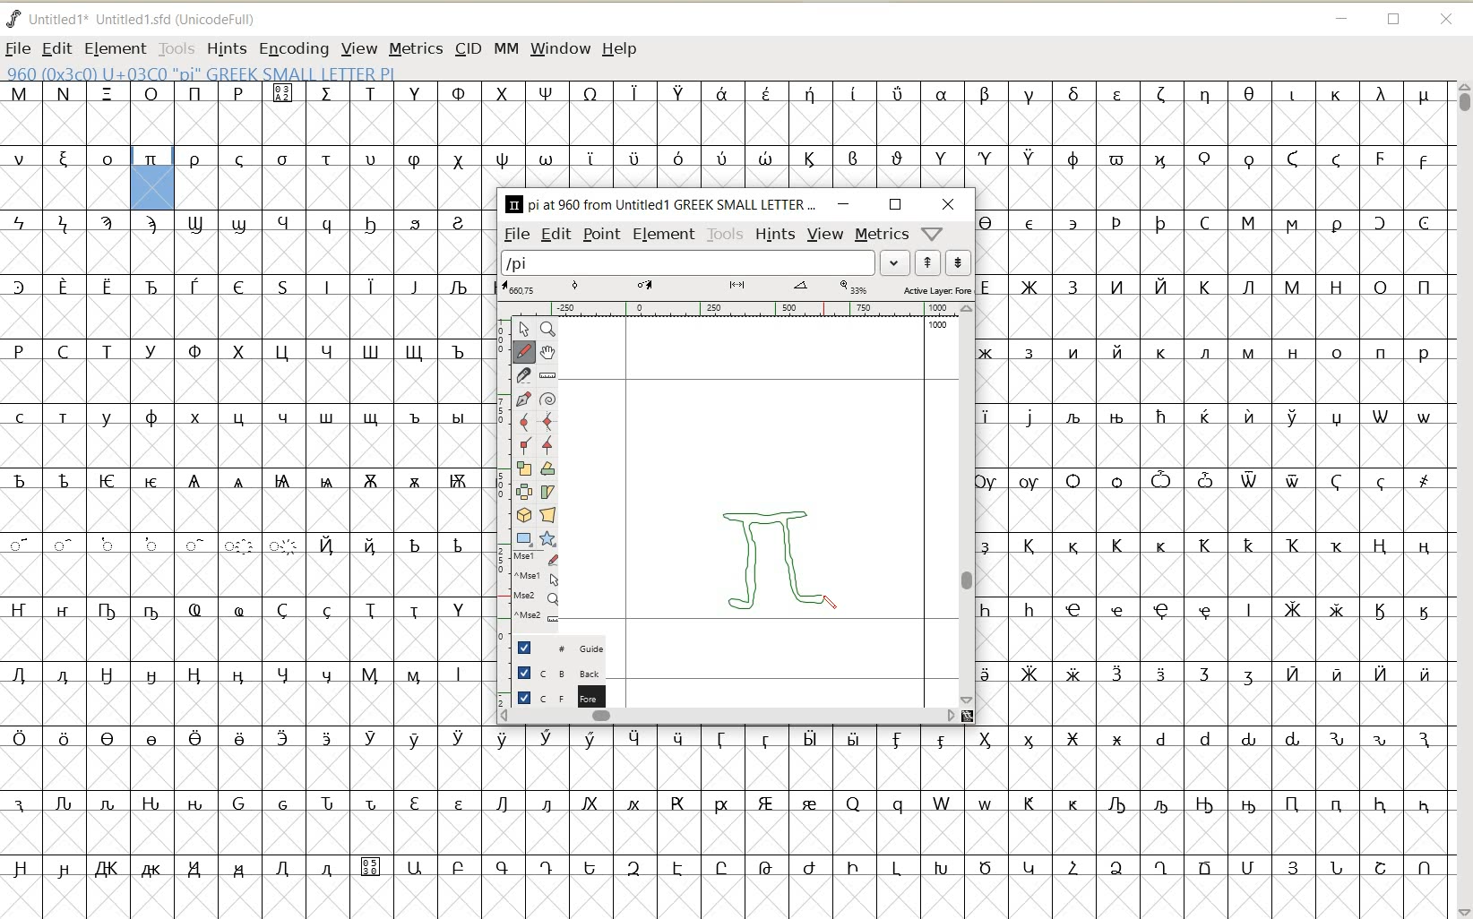 This screenshot has width=1473, height=919. I want to click on CLOSE, so click(951, 205).